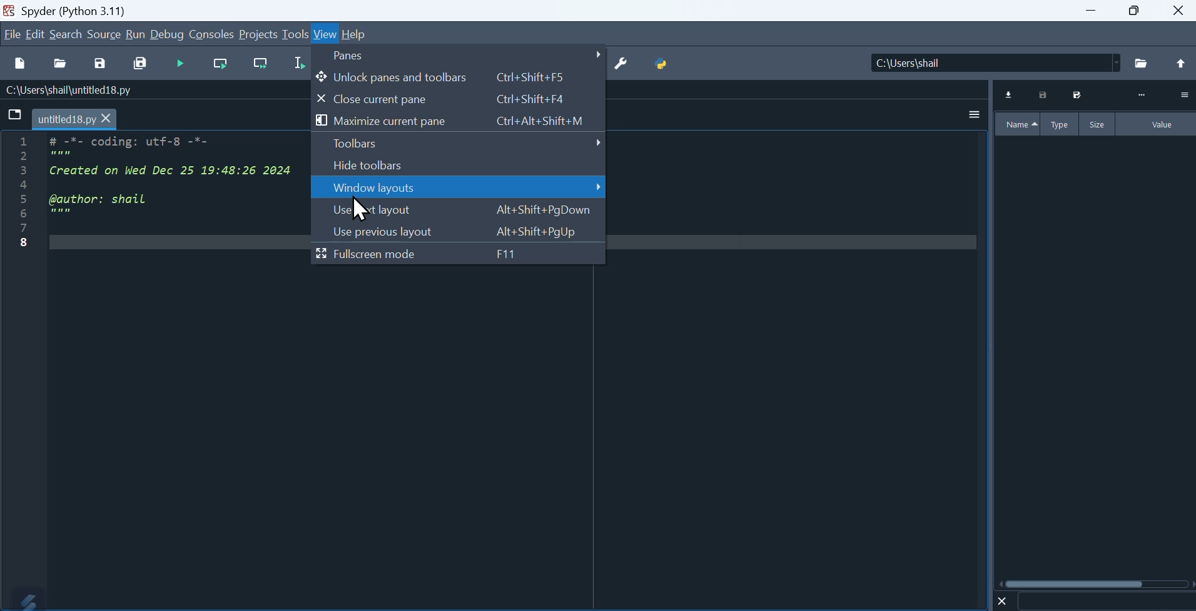  I want to click on View, so click(326, 35).